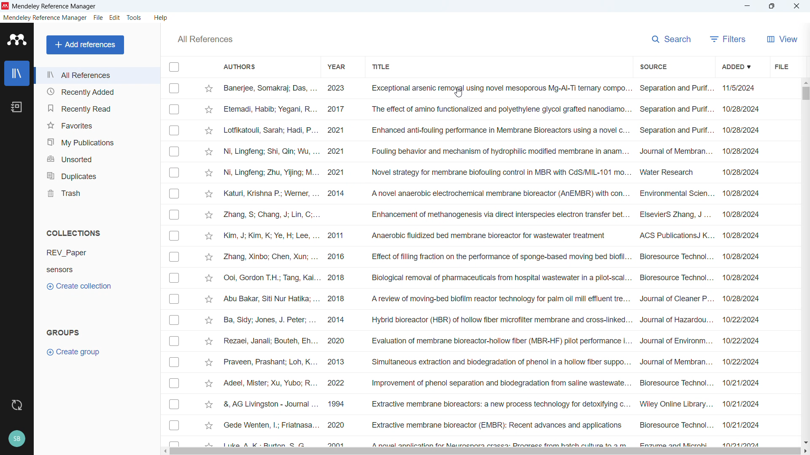 This screenshot has height=455, width=810. Describe the element at coordinates (77, 352) in the screenshot. I see `create group` at that location.